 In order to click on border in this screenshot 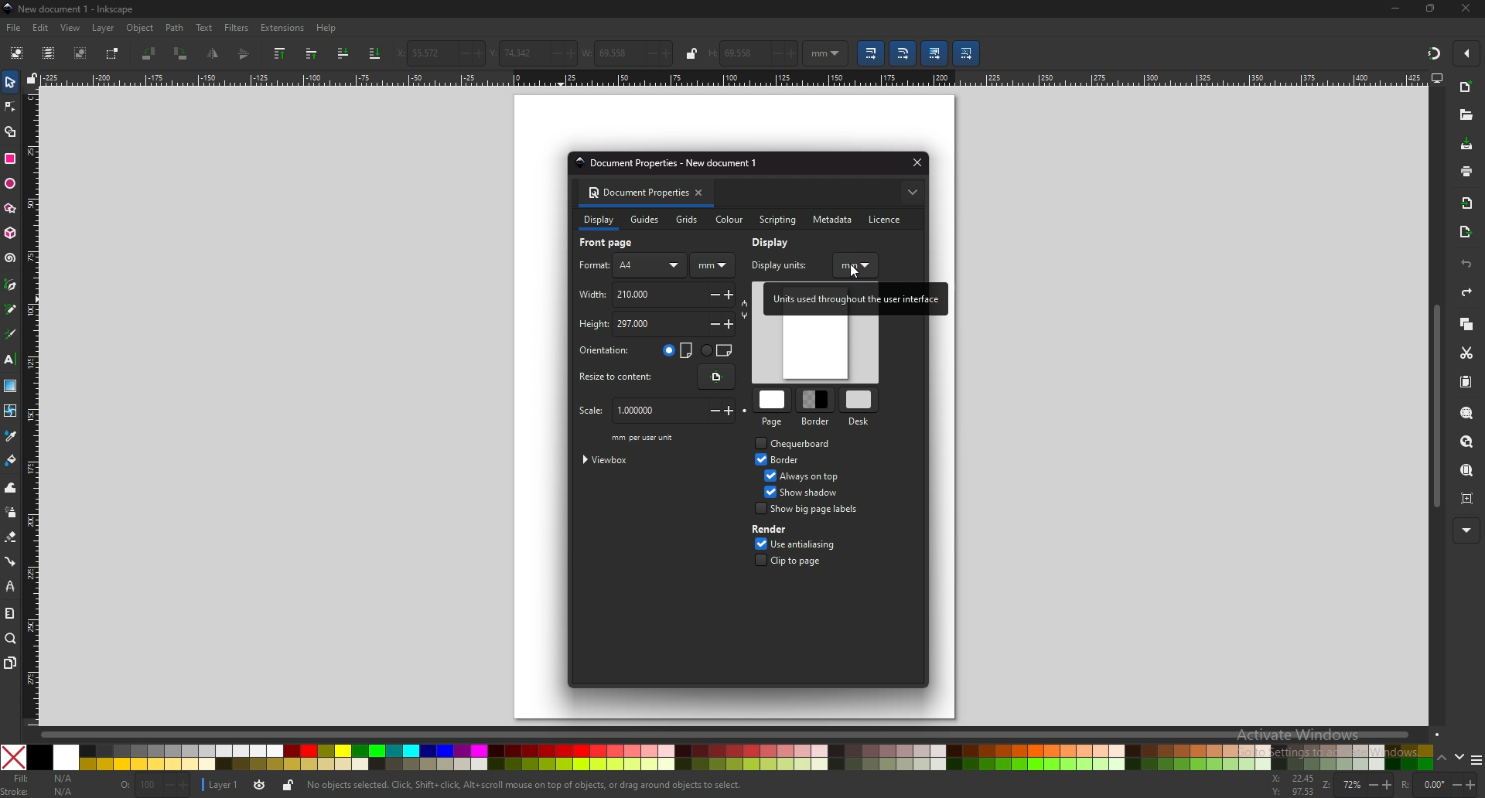, I will do `click(790, 460)`.